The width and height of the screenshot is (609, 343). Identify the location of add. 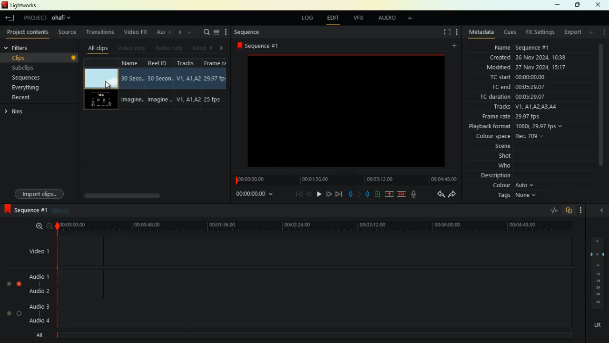
(190, 32).